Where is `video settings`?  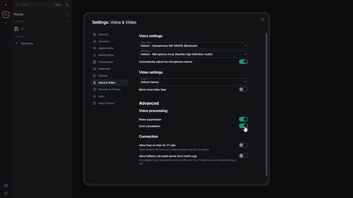
video settings is located at coordinates (152, 72).